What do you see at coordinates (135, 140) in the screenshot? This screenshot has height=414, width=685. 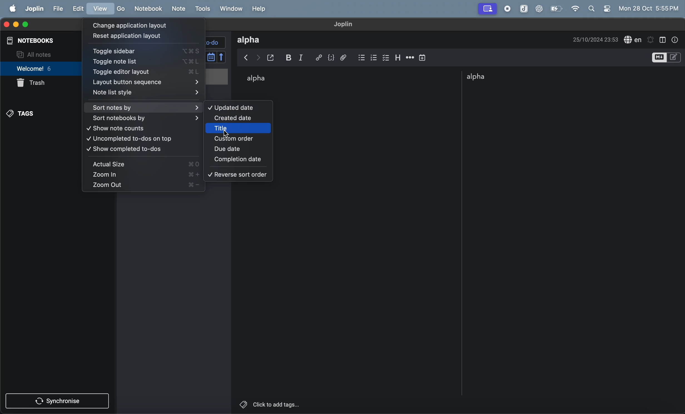 I see `uncompleted to dos on top` at bounding box center [135, 140].